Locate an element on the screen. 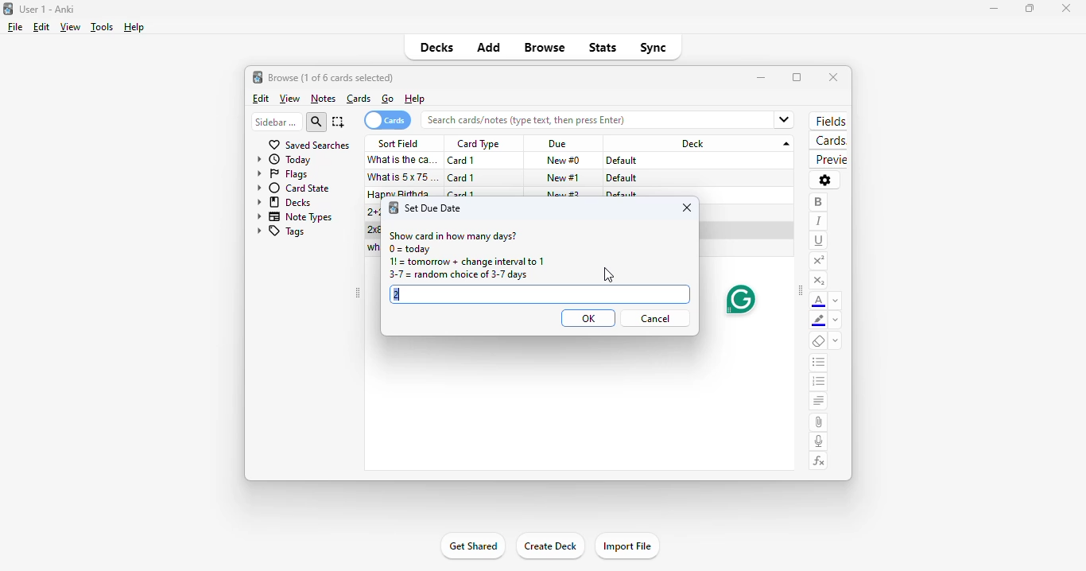  file is located at coordinates (15, 27).